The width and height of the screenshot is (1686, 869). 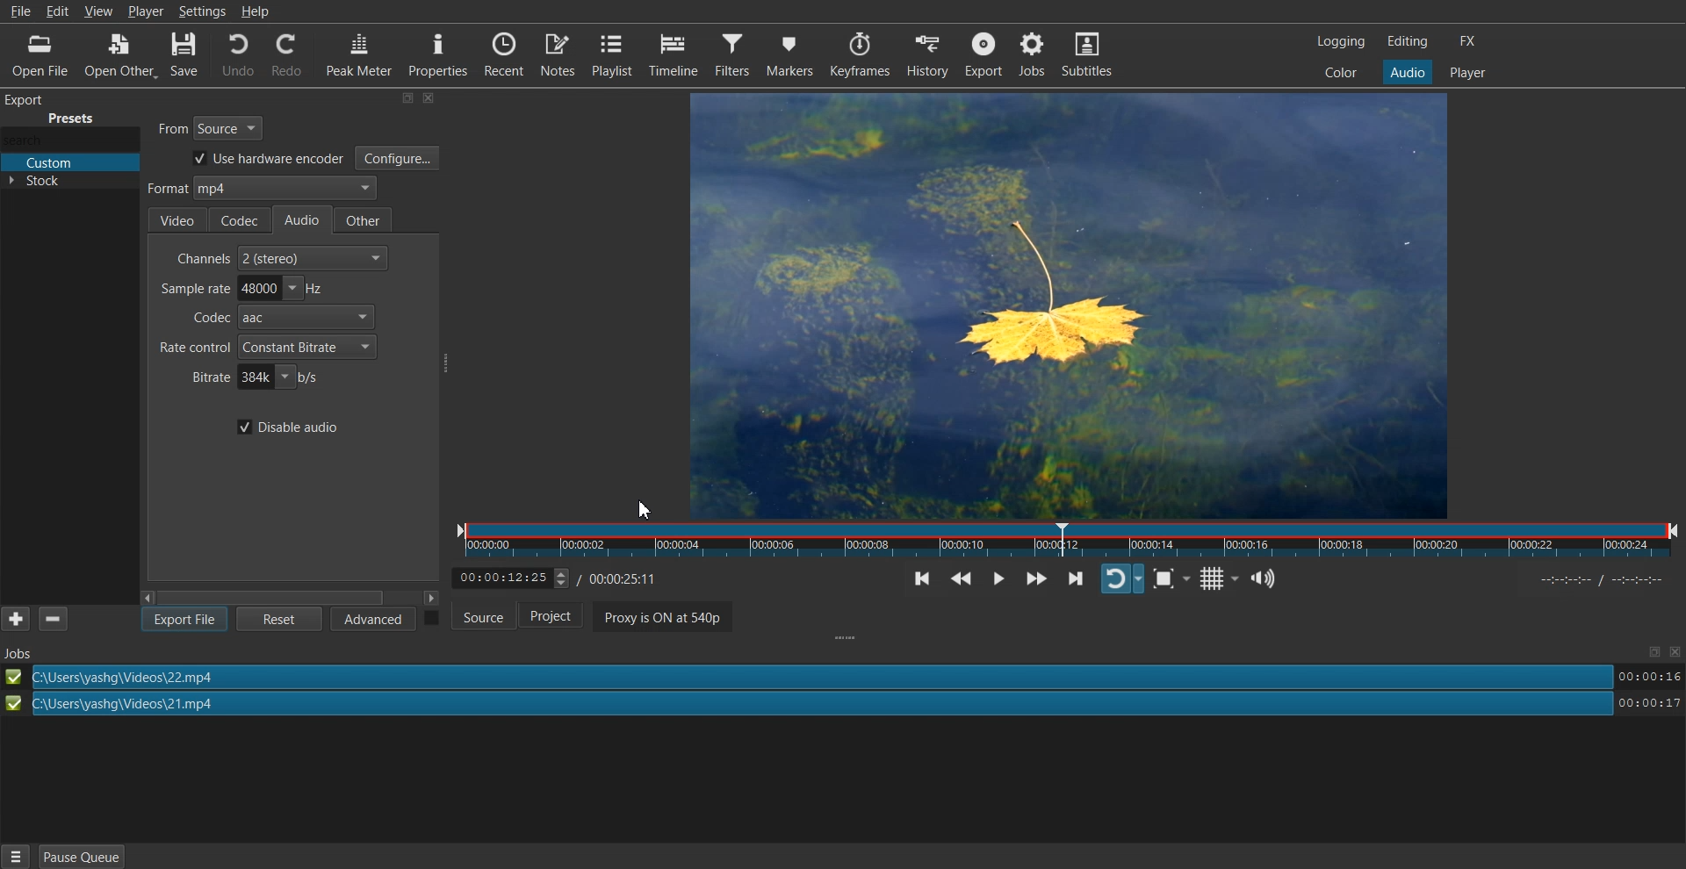 I want to click on Editing, so click(x=1408, y=40).